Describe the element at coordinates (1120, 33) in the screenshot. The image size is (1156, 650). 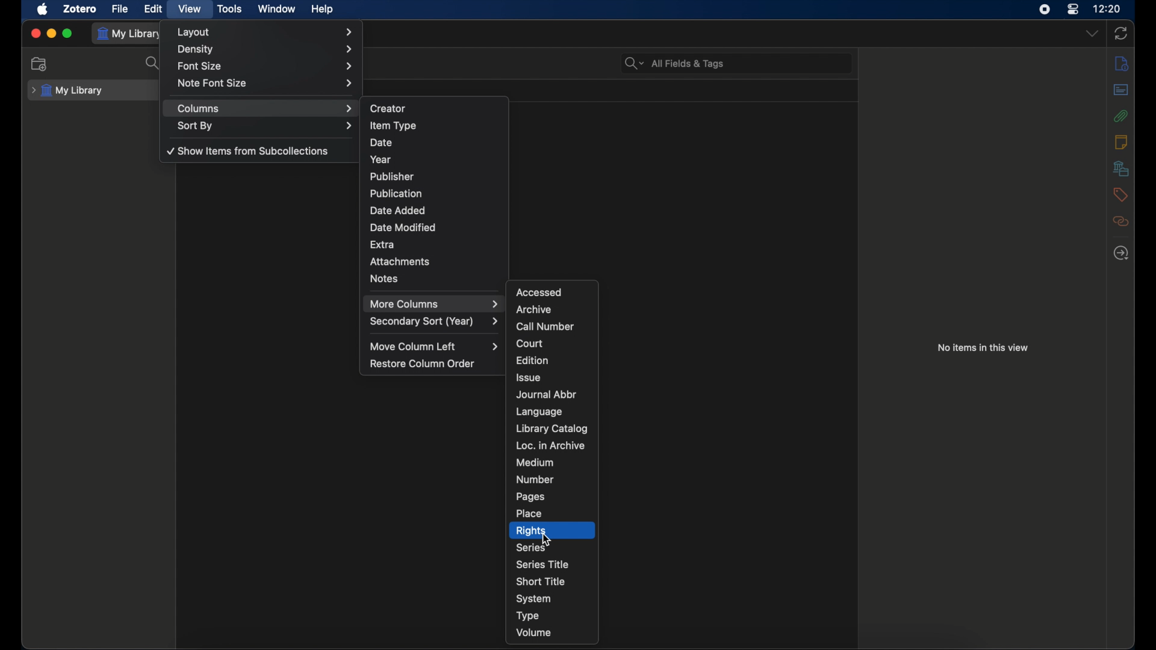
I see `sync` at that location.